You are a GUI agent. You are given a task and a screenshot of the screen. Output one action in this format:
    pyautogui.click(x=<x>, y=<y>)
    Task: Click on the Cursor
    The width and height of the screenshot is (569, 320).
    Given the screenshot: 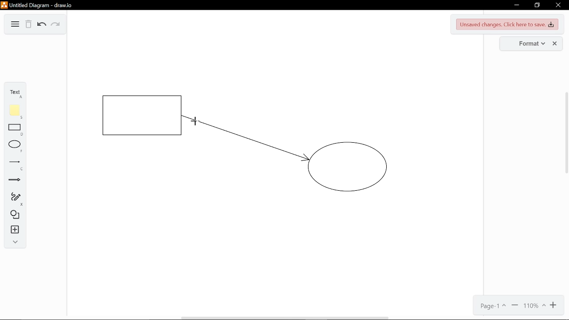 What is the action you would take?
    pyautogui.click(x=196, y=120)
    